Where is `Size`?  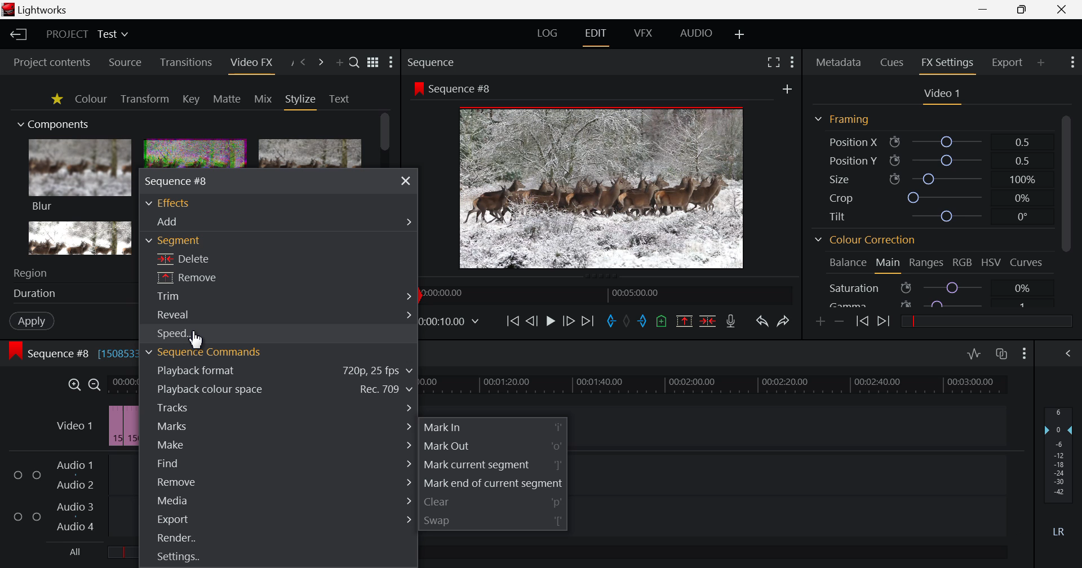
Size is located at coordinates (929, 179).